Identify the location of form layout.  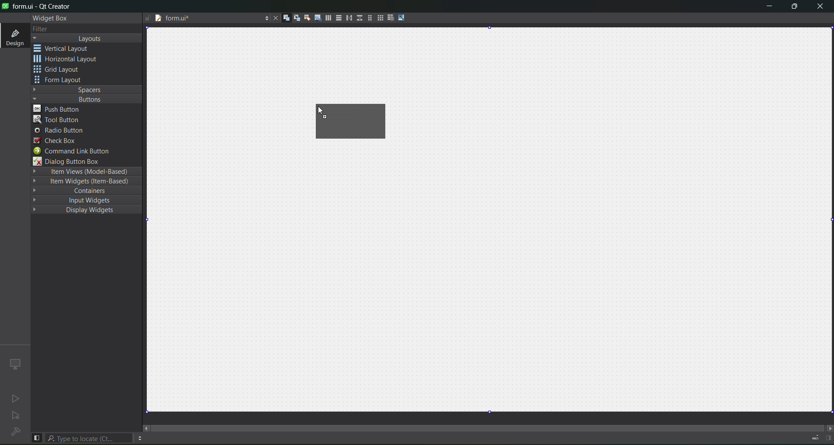
(368, 18).